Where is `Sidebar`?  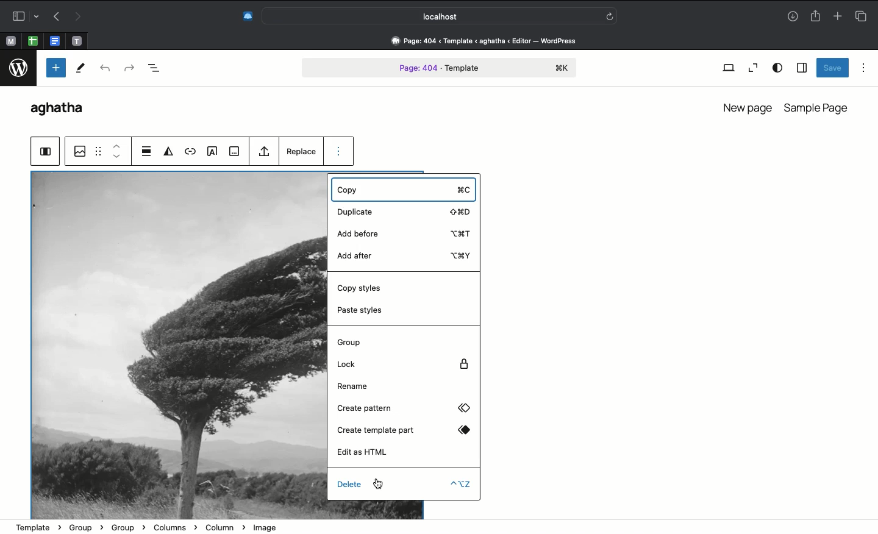 Sidebar is located at coordinates (801, 67).